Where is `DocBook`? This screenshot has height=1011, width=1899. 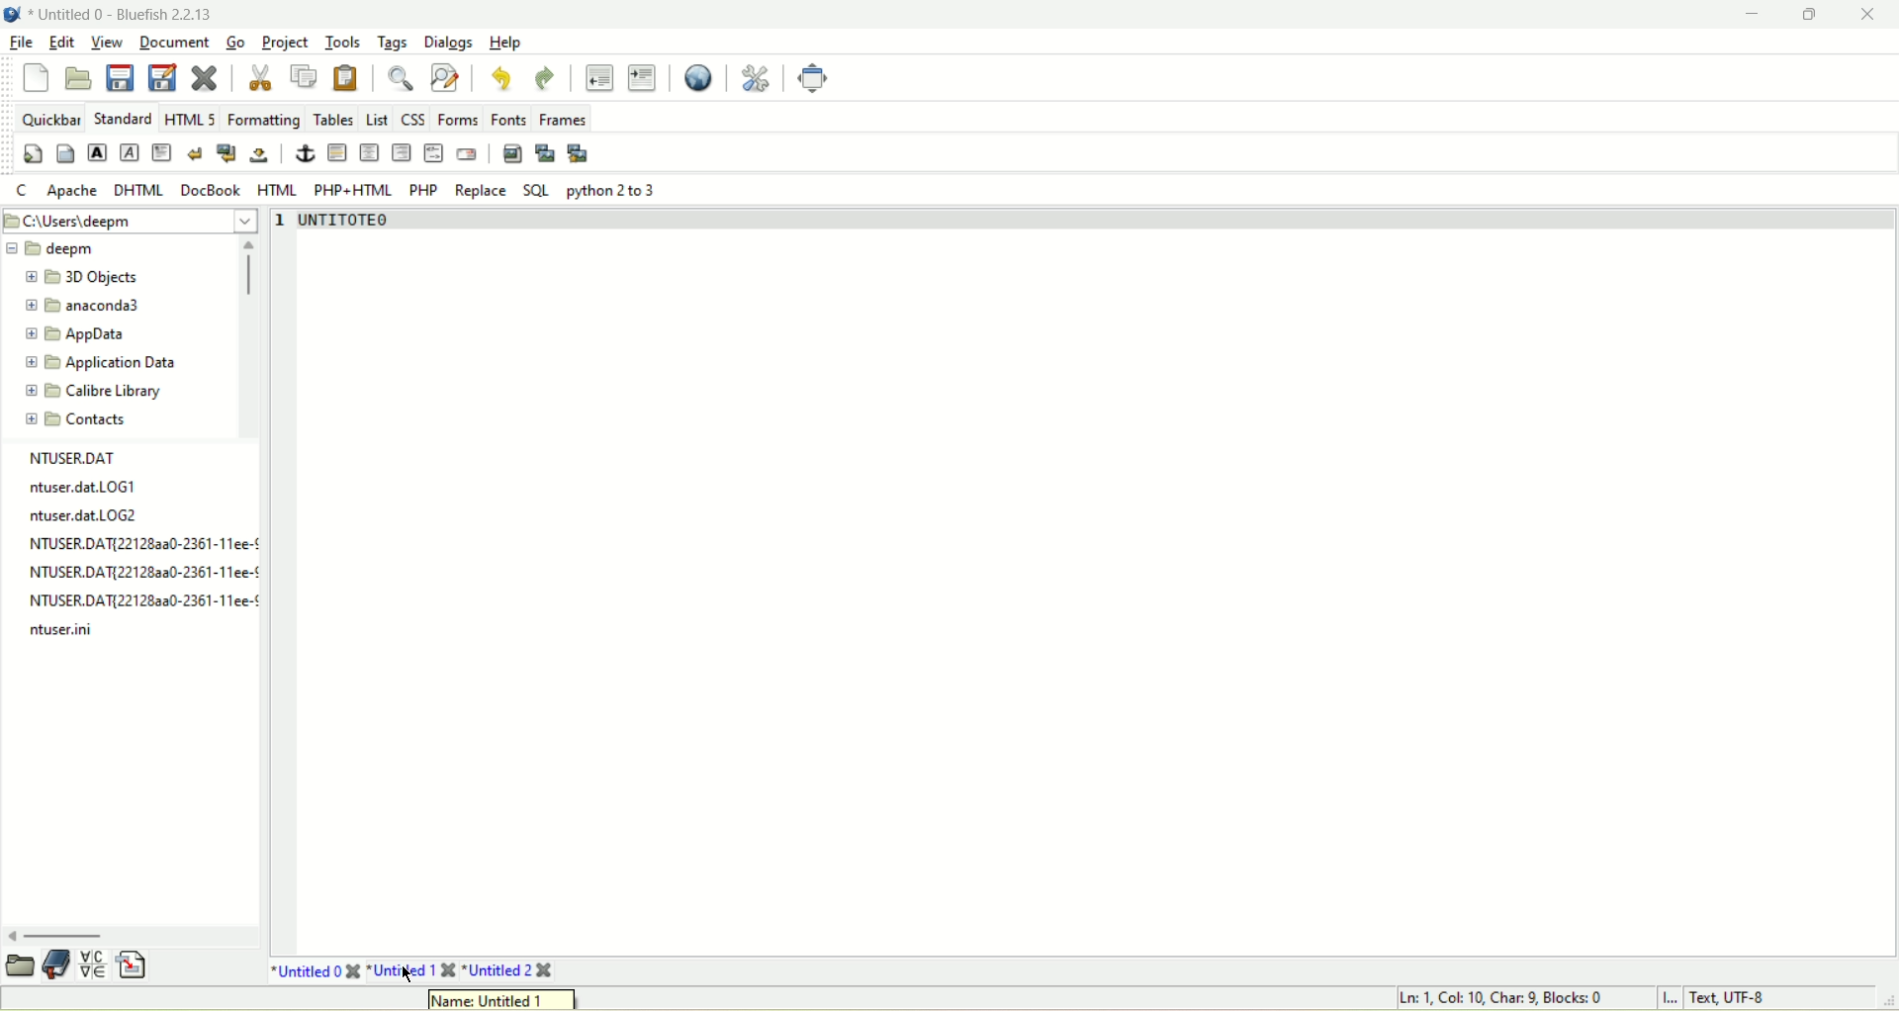
DocBook is located at coordinates (209, 189).